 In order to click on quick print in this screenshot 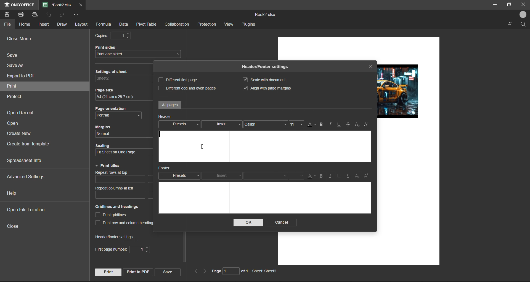, I will do `click(36, 15)`.